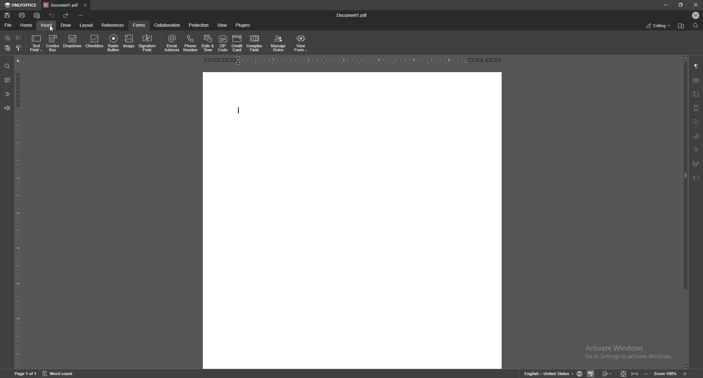 The height and width of the screenshot is (378, 703). What do you see at coordinates (635, 374) in the screenshot?
I see `fit to width` at bounding box center [635, 374].